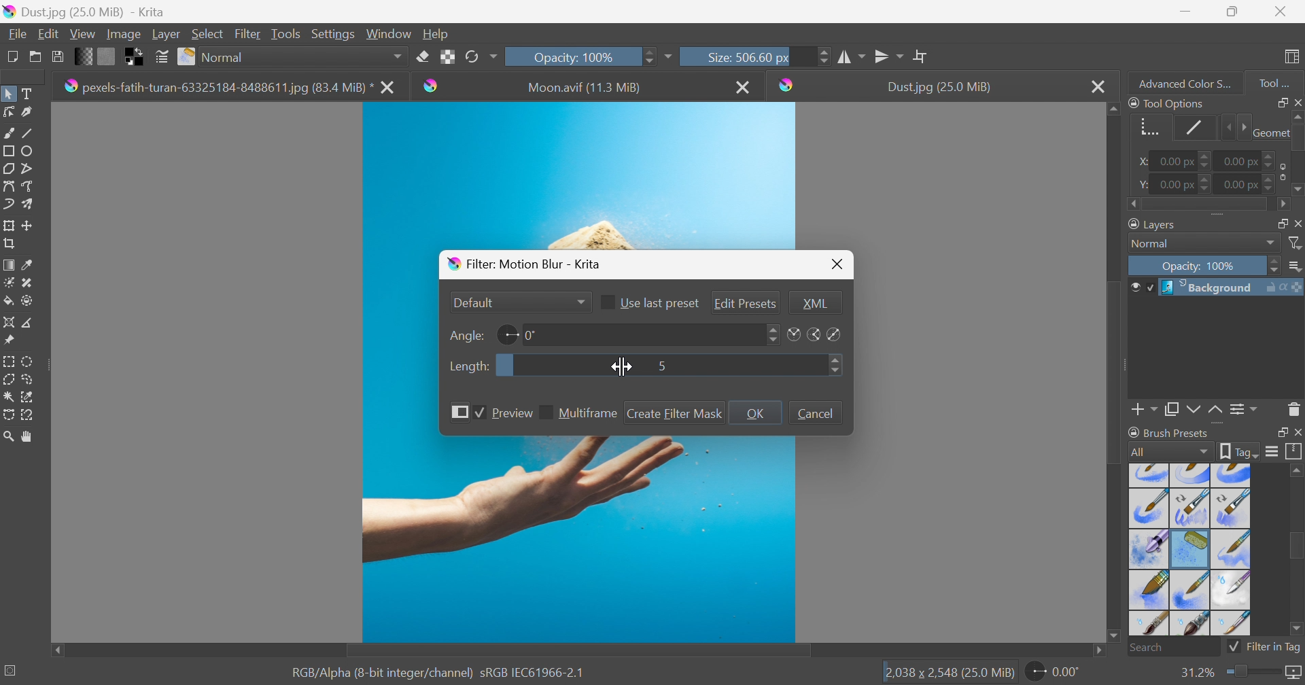 This screenshot has width=1305, height=685. Describe the element at coordinates (31, 94) in the screenshot. I see `Text tool` at that location.